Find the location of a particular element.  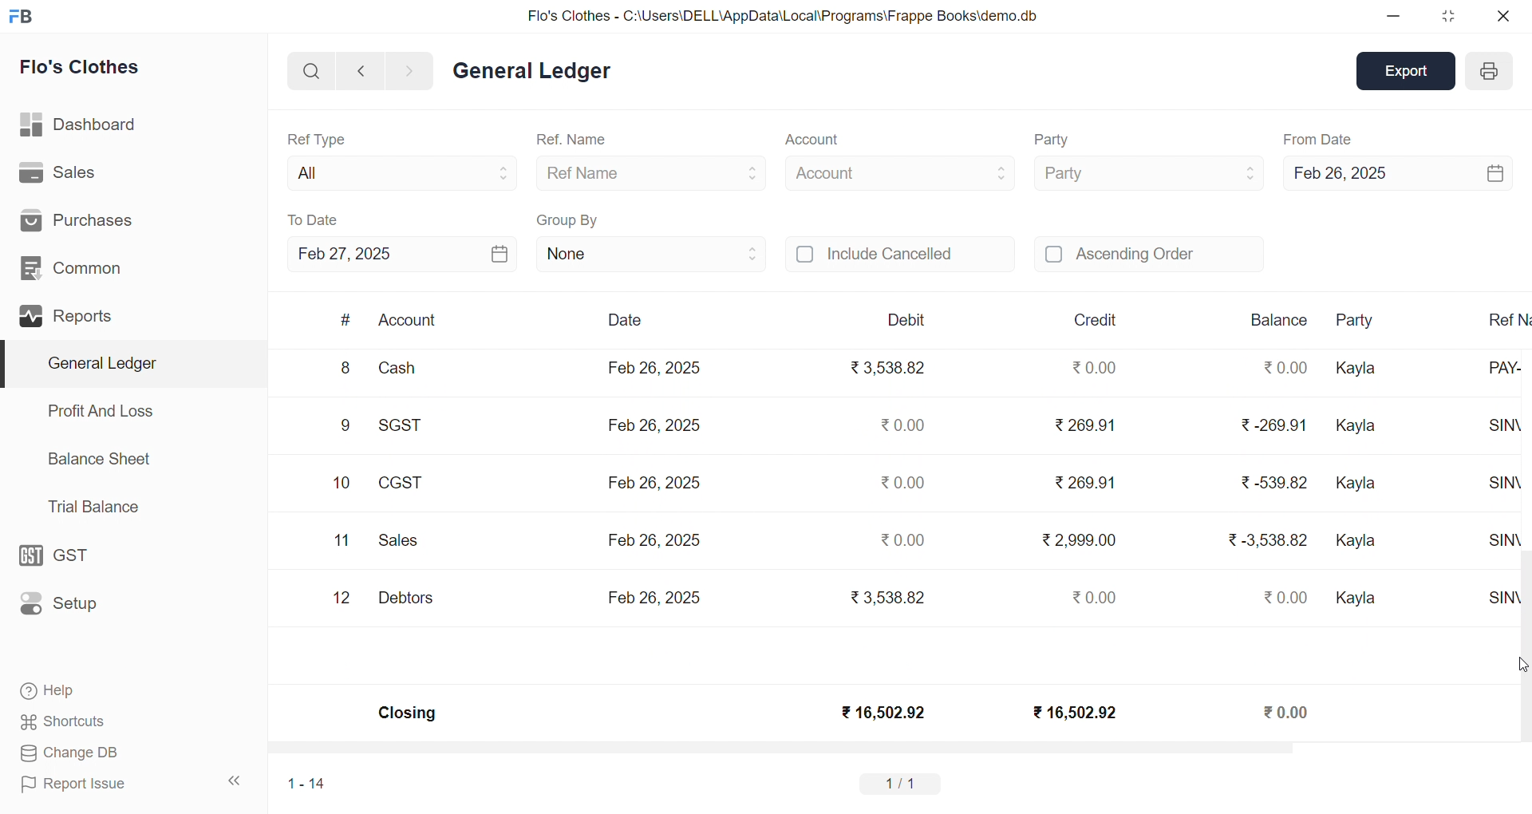

₹0.00 is located at coordinates (905, 536).